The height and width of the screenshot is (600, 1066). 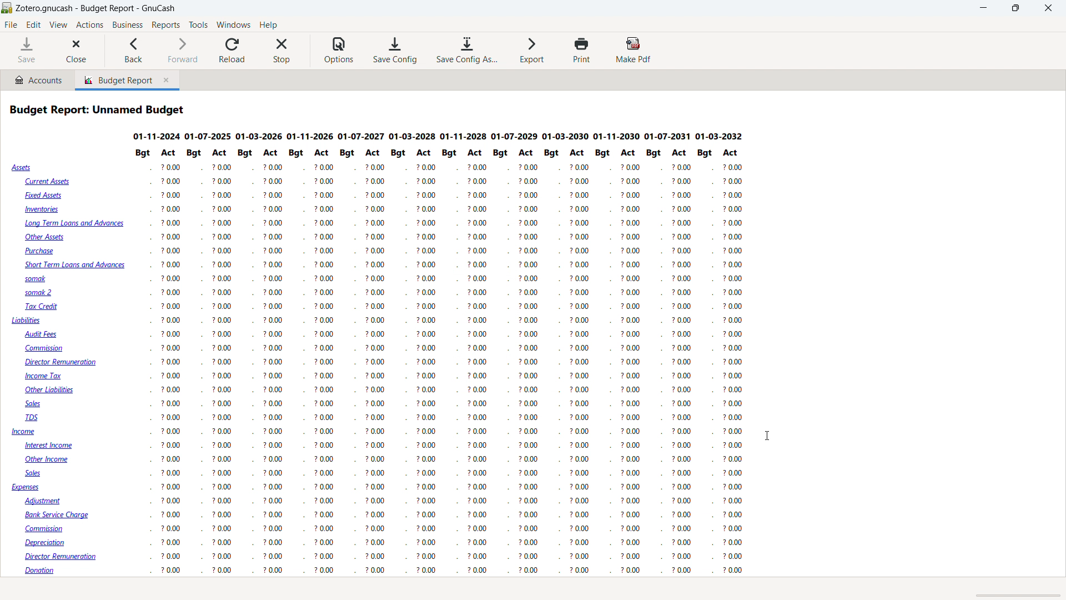 I want to click on cursor, so click(x=767, y=435).